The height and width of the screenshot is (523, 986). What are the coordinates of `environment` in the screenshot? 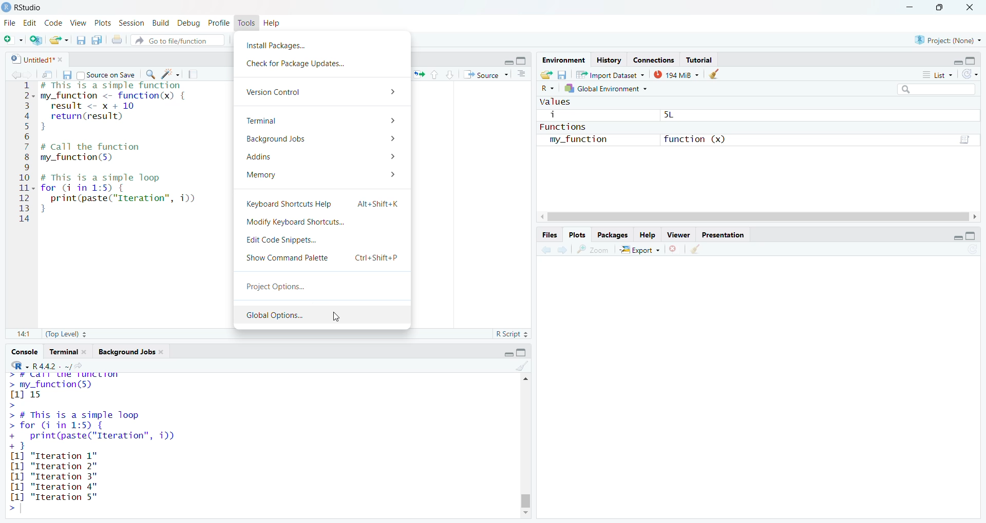 It's located at (565, 60).